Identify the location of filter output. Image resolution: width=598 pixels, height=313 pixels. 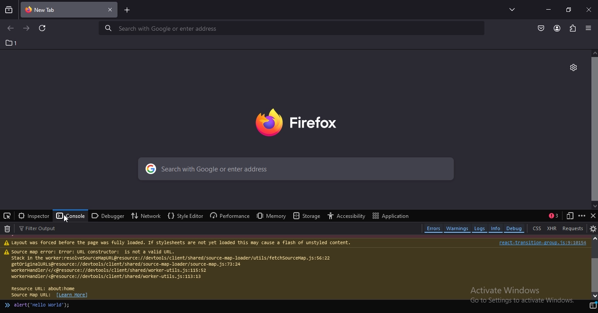
(42, 229).